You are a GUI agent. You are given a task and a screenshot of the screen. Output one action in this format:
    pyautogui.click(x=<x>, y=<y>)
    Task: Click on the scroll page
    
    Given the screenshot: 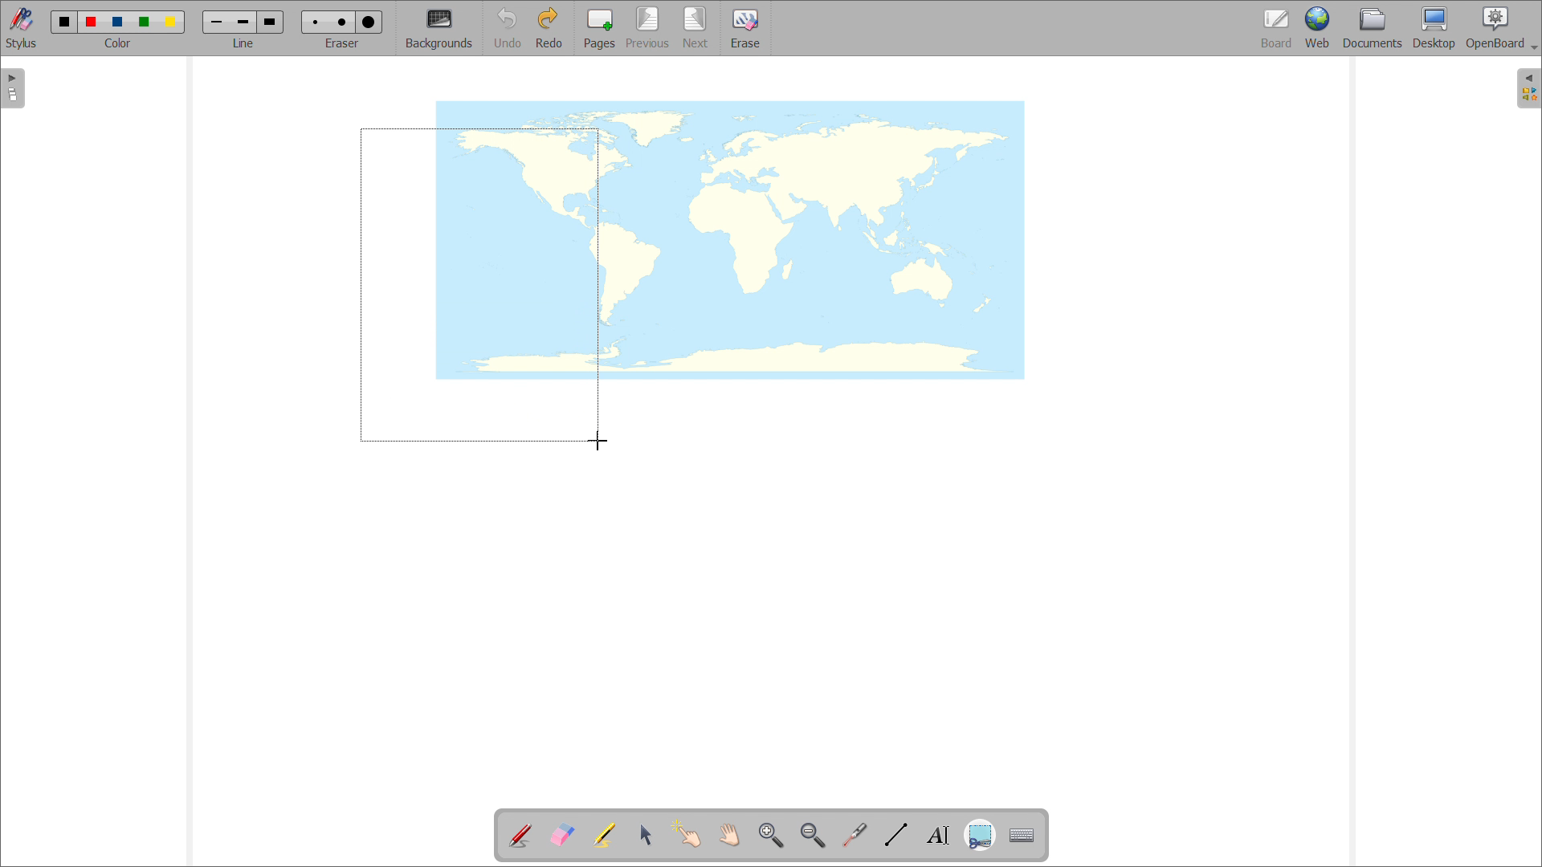 What is the action you would take?
    pyautogui.click(x=728, y=834)
    